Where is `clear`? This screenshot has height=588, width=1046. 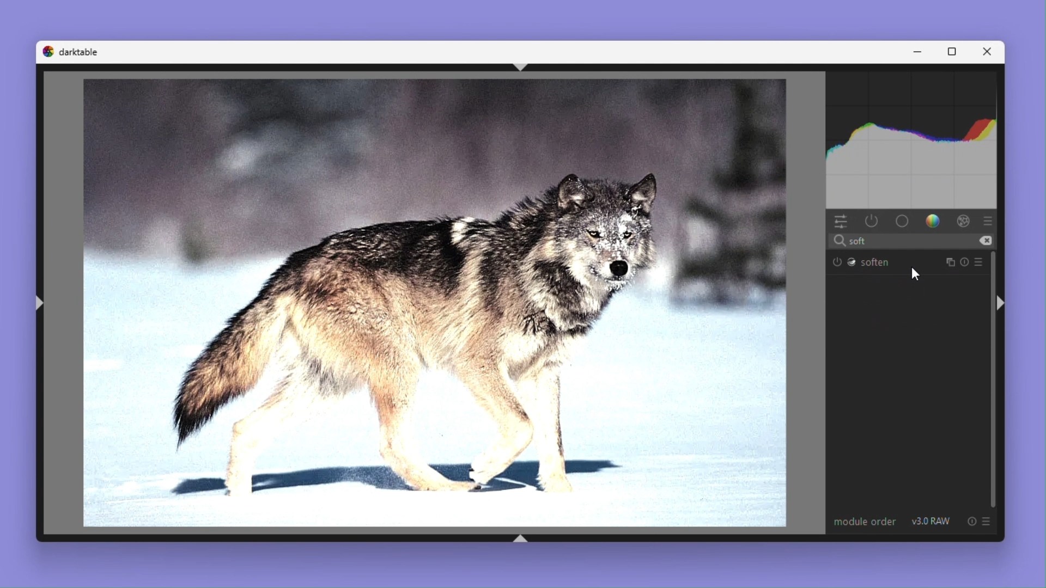
clear is located at coordinates (986, 241).